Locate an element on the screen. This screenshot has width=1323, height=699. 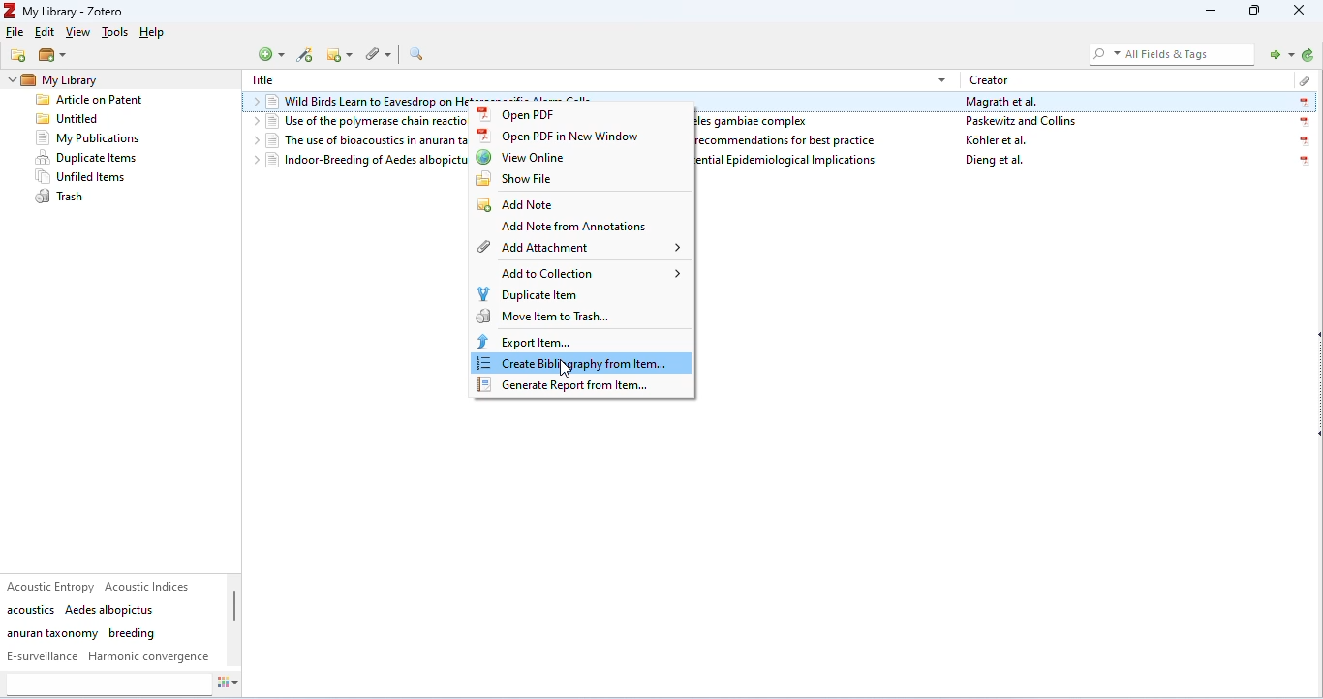
show file is located at coordinates (515, 179).